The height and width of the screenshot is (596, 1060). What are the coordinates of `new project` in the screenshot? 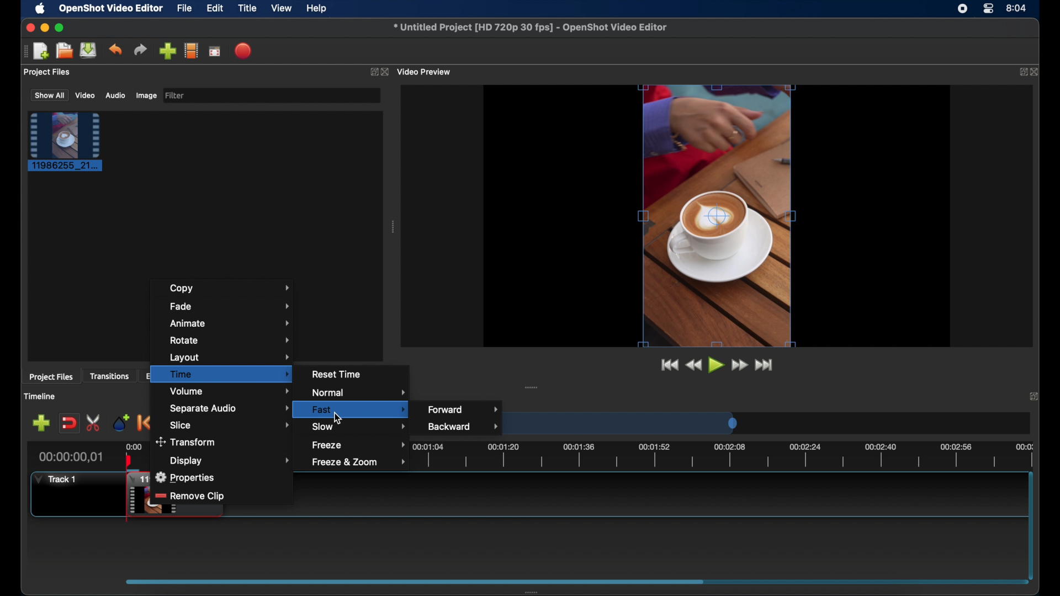 It's located at (42, 50).